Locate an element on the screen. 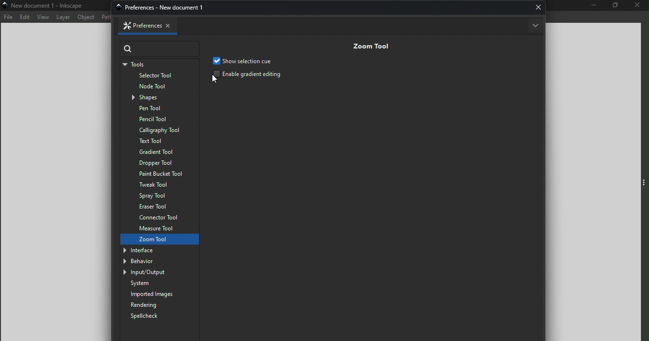  Measure tool is located at coordinates (158, 228).